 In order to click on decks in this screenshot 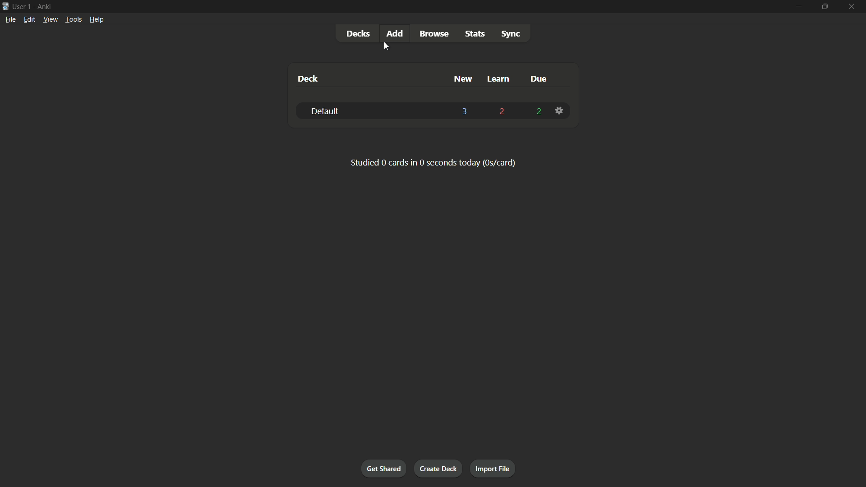, I will do `click(358, 34)`.